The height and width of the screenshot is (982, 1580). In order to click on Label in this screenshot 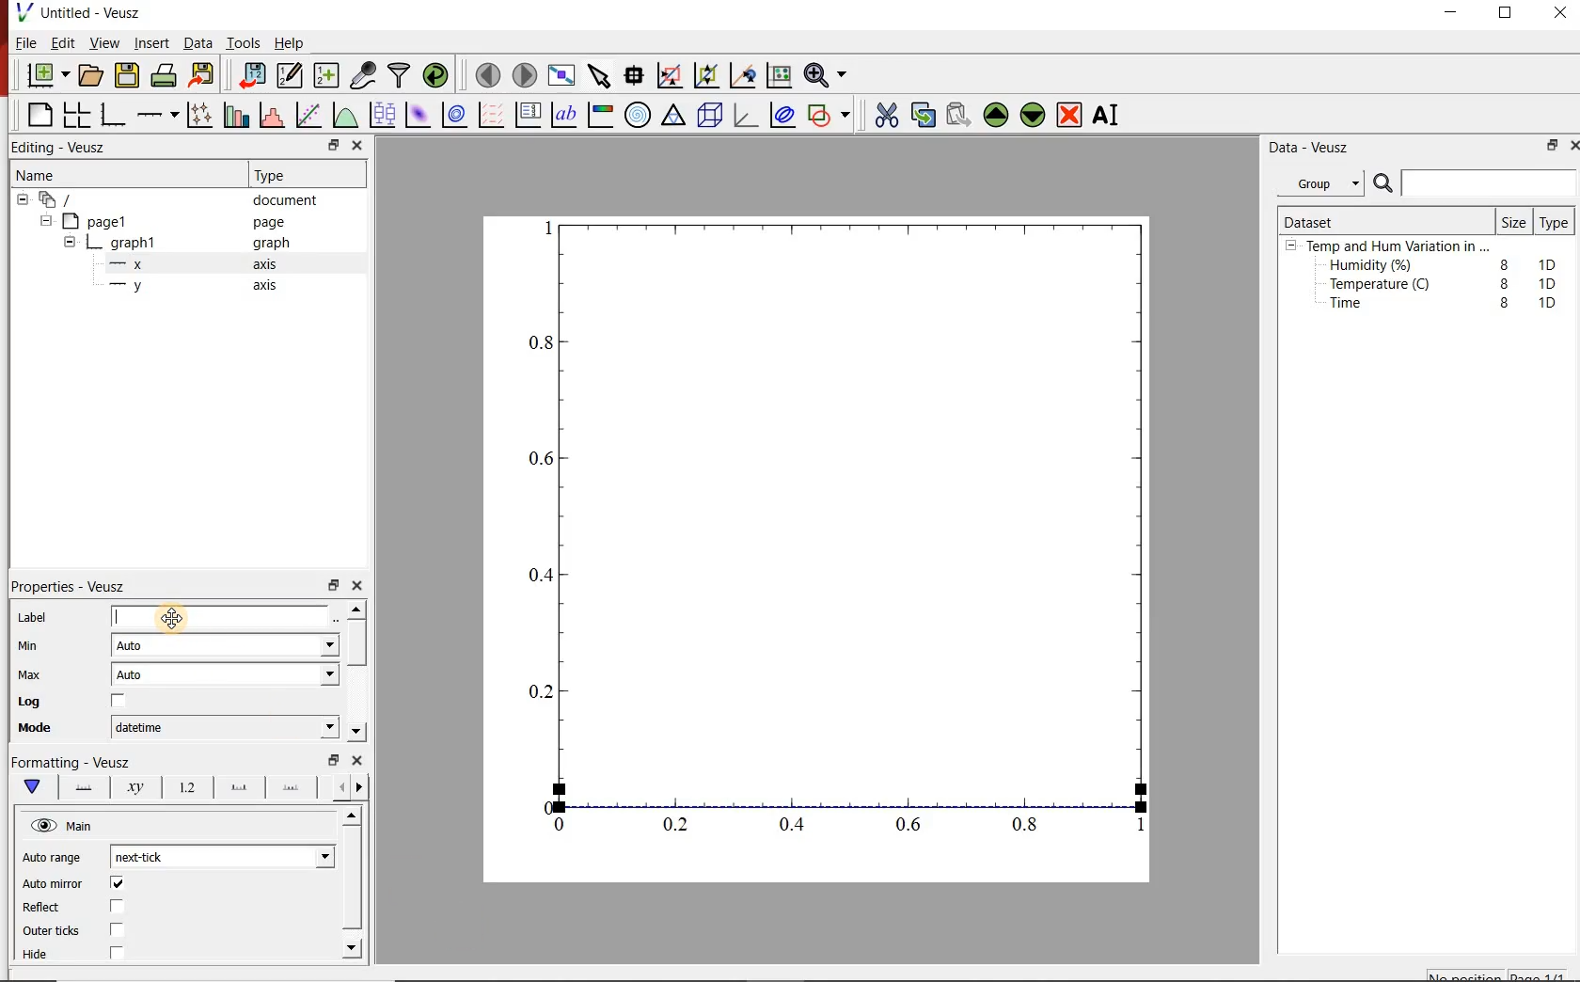, I will do `click(167, 615)`.